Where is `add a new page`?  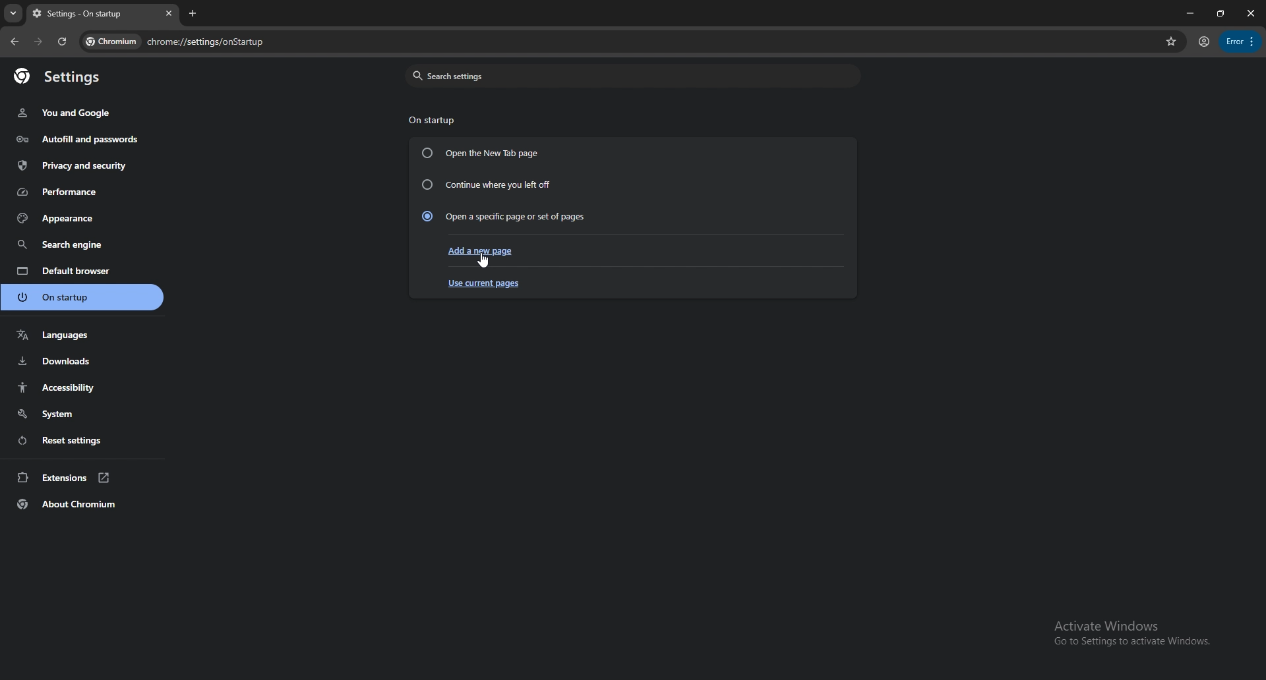 add a new page is located at coordinates (481, 252).